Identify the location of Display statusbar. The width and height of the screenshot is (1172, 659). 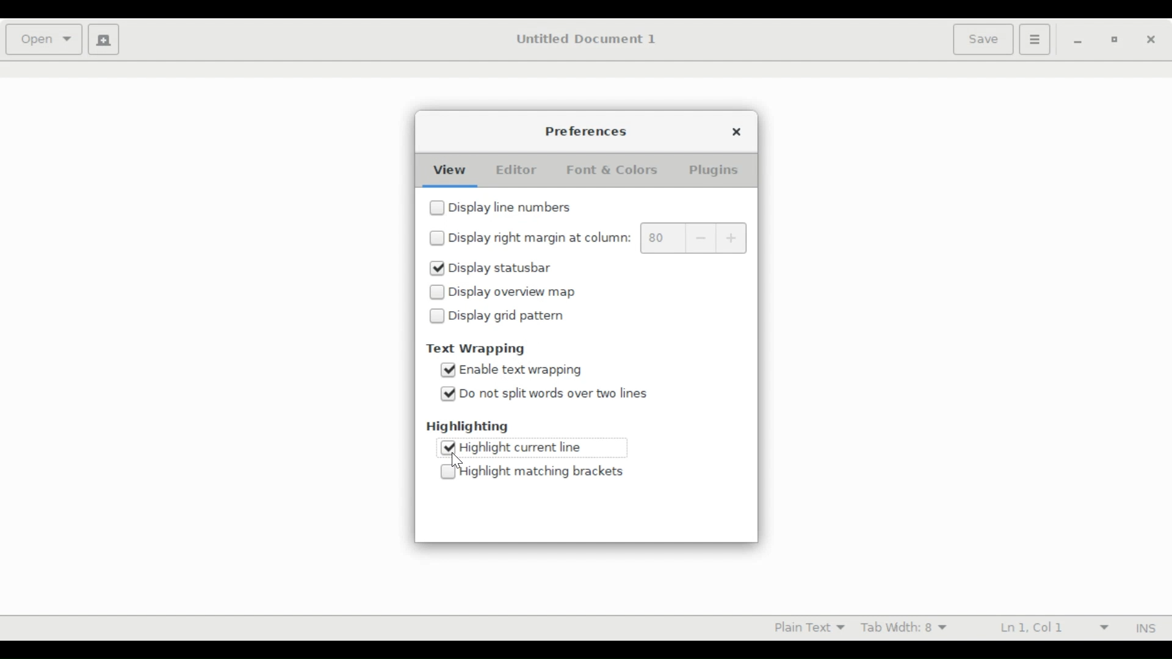
(501, 268).